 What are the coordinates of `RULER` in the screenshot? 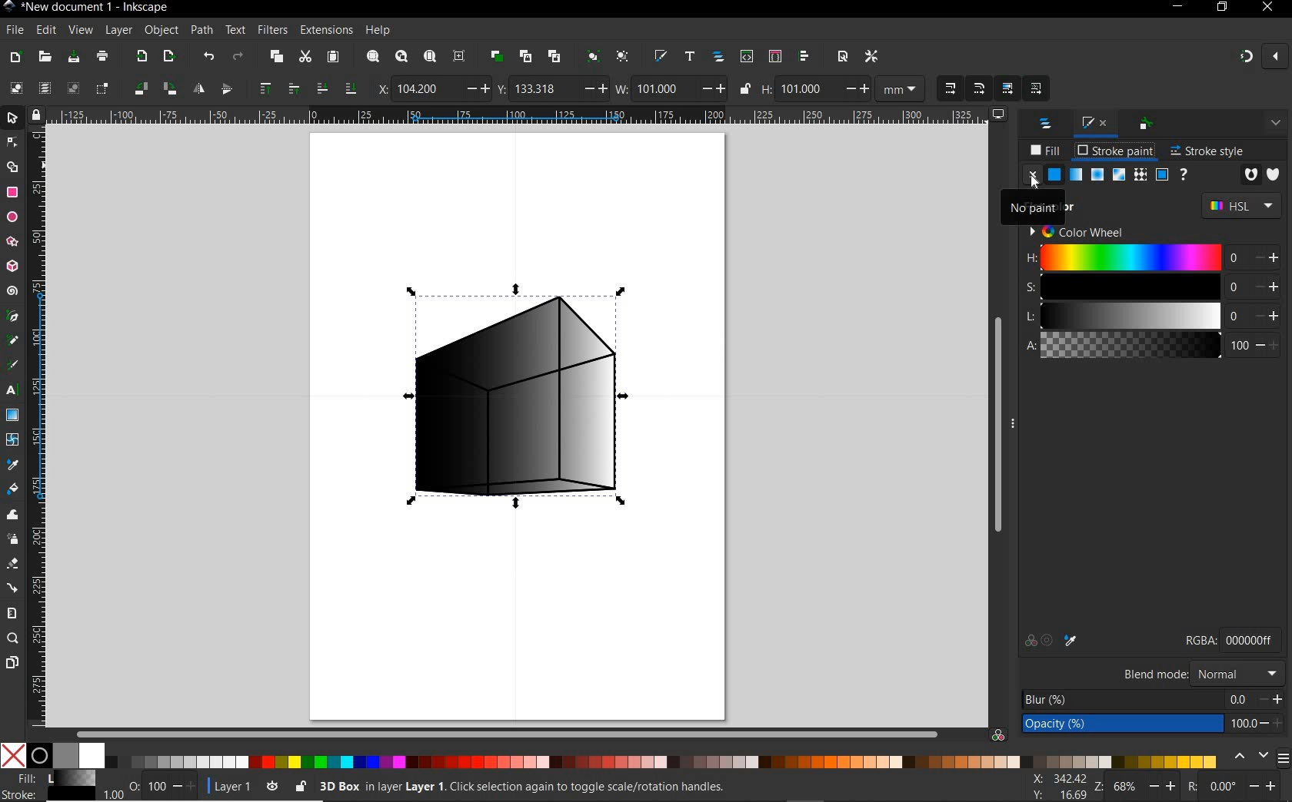 It's located at (38, 427).